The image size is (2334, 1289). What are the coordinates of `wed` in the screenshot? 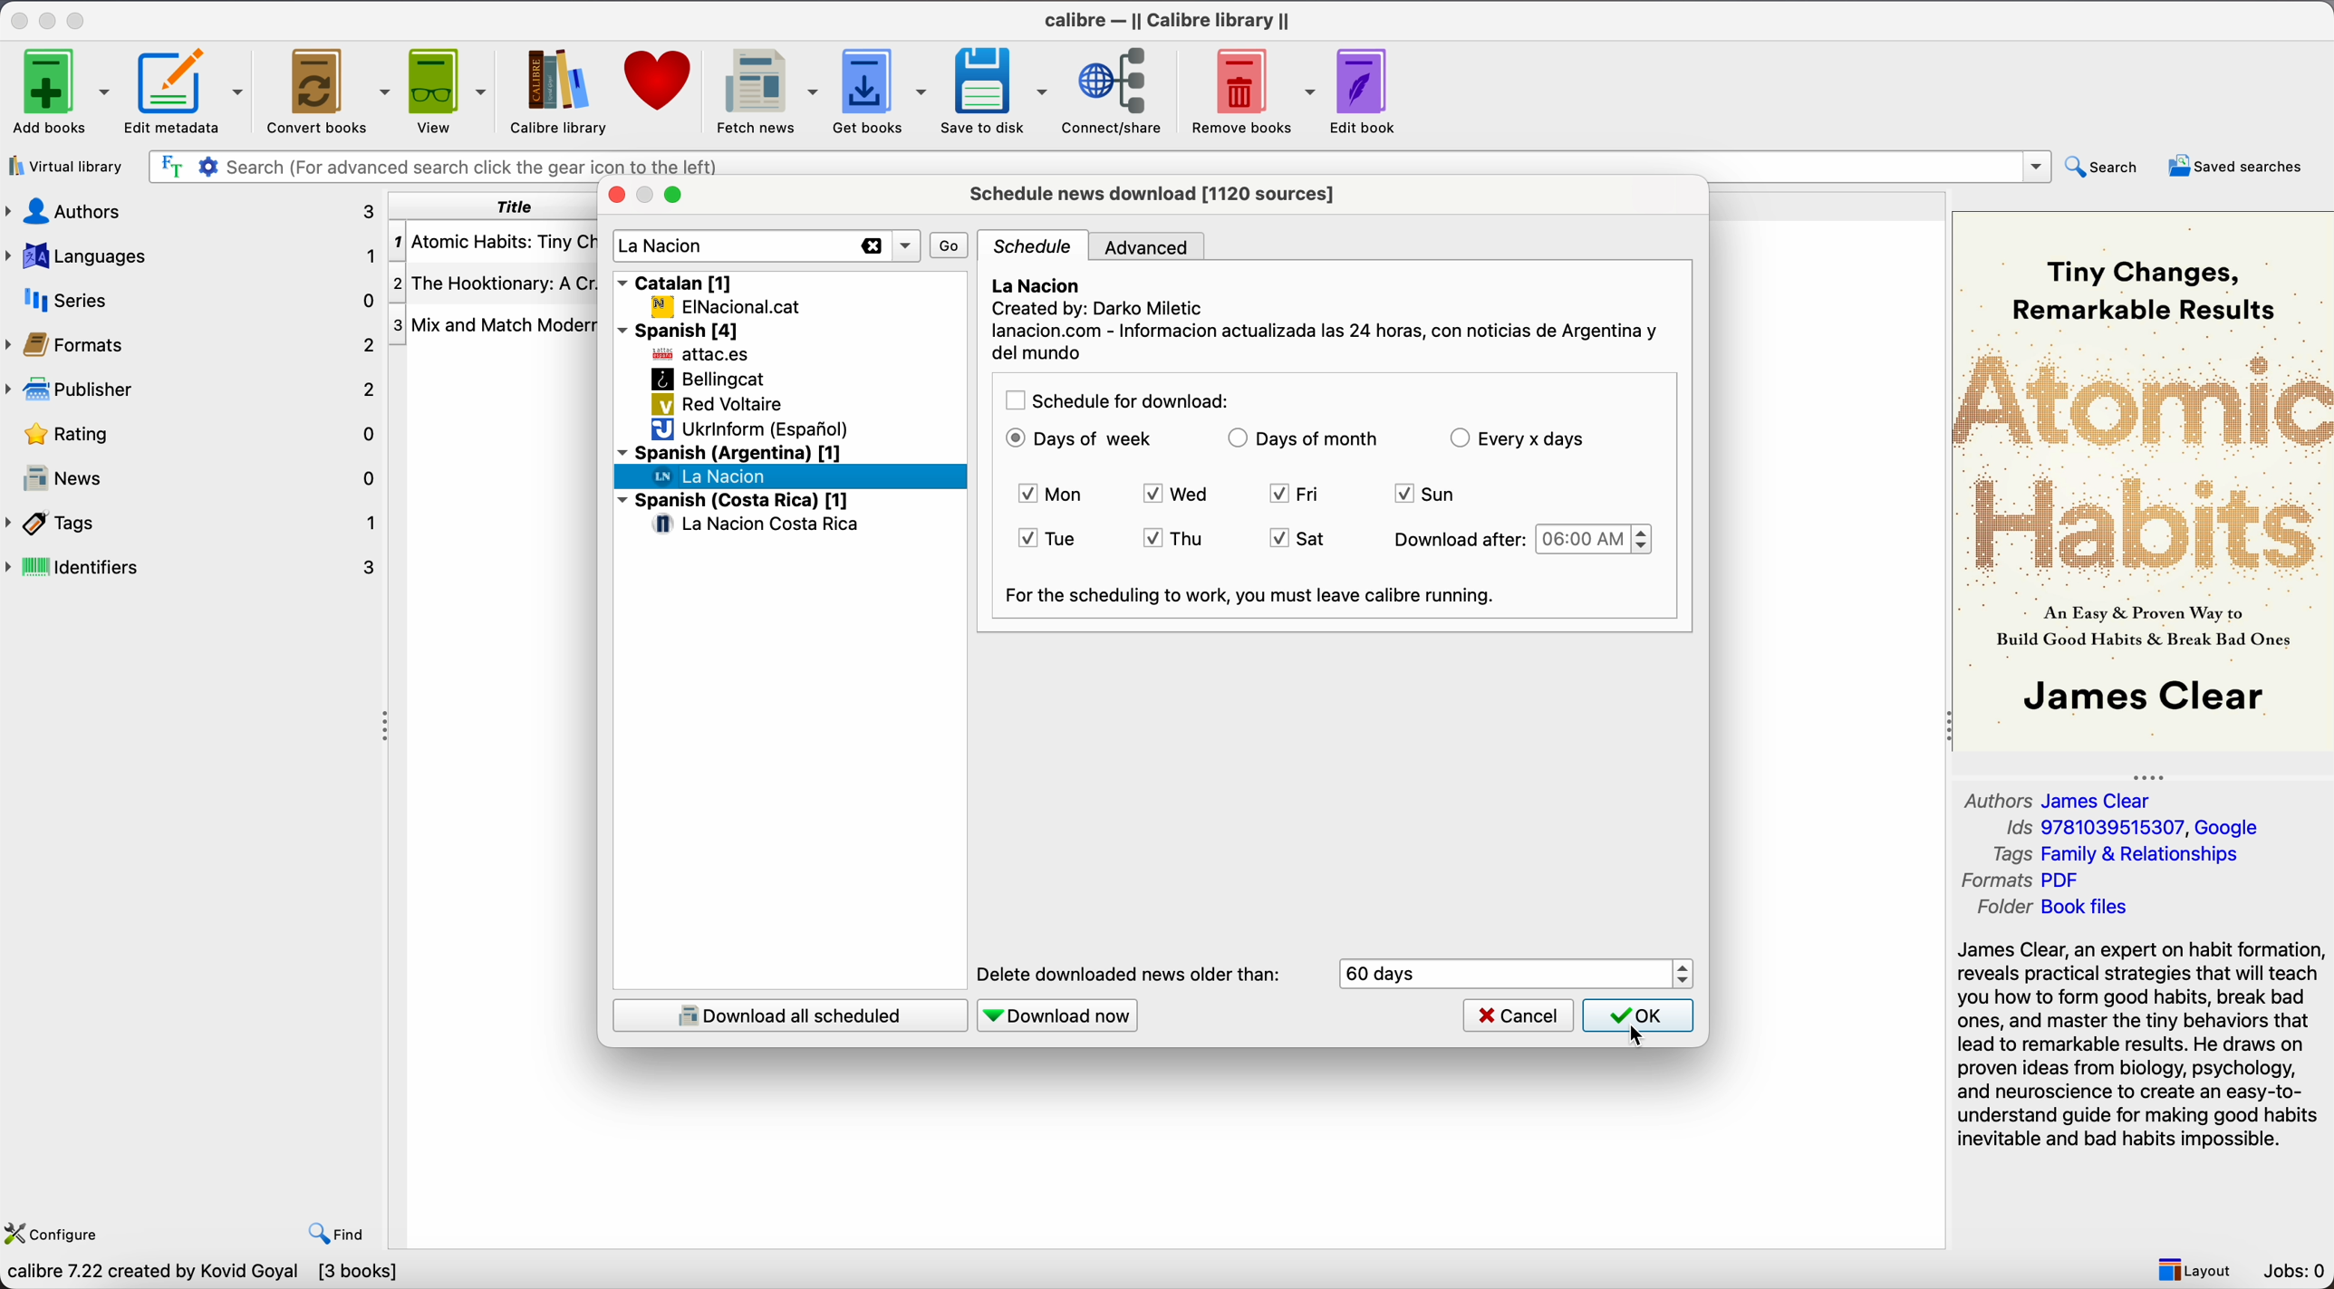 It's located at (1181, 496).